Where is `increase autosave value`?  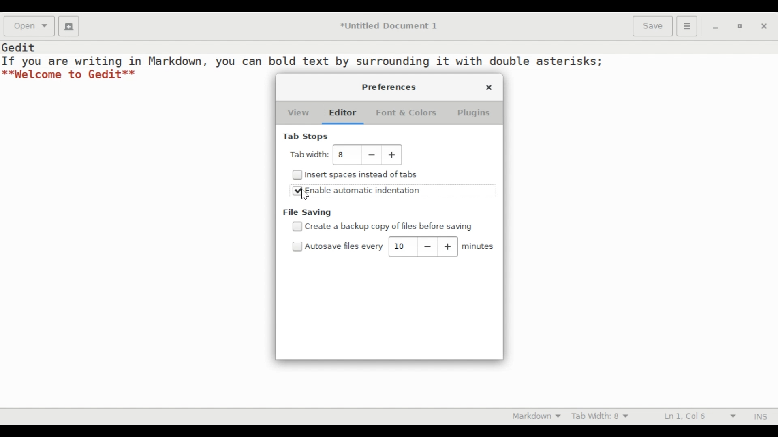 increase autosave value is located at coordinates (447, 246).